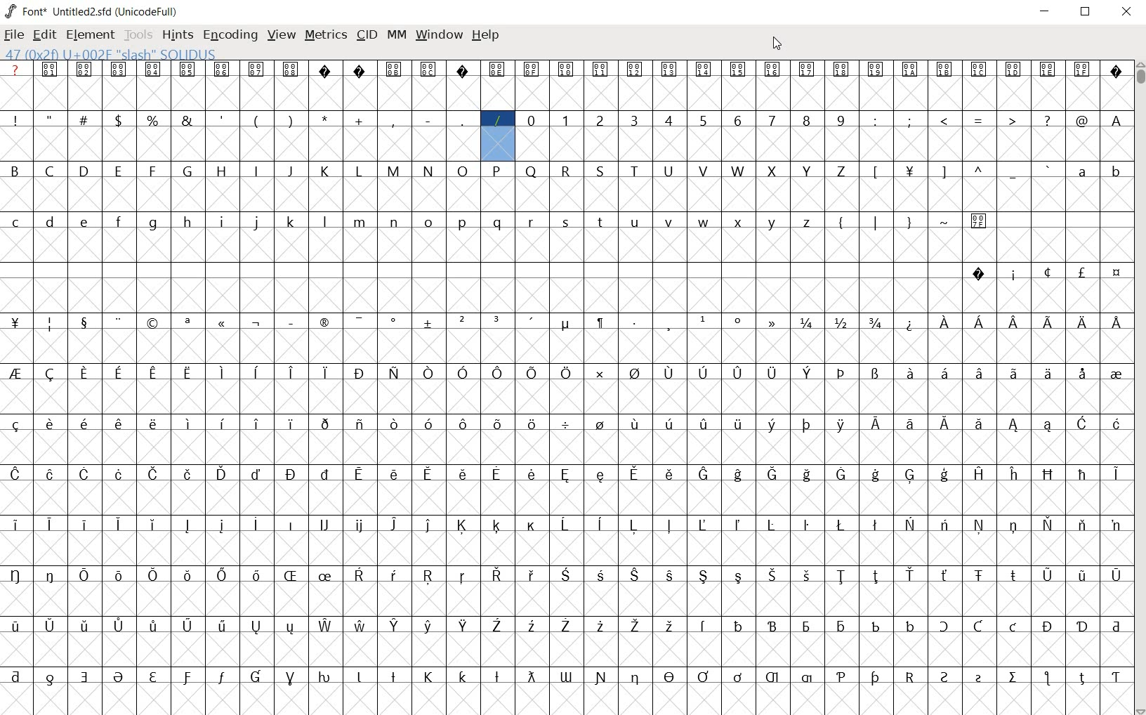  Describe the element at coordinates (187, 323) in the screenshot. I see `glyph` at that location.